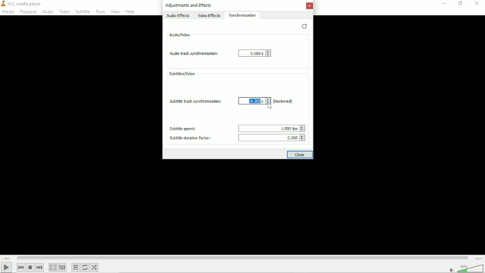 The height and width of the screenshot is (273, 485). What do you see at coordinates (76, 268) in the screenshot?
I see `Toggle playlist` at bounding box center [76, 268].